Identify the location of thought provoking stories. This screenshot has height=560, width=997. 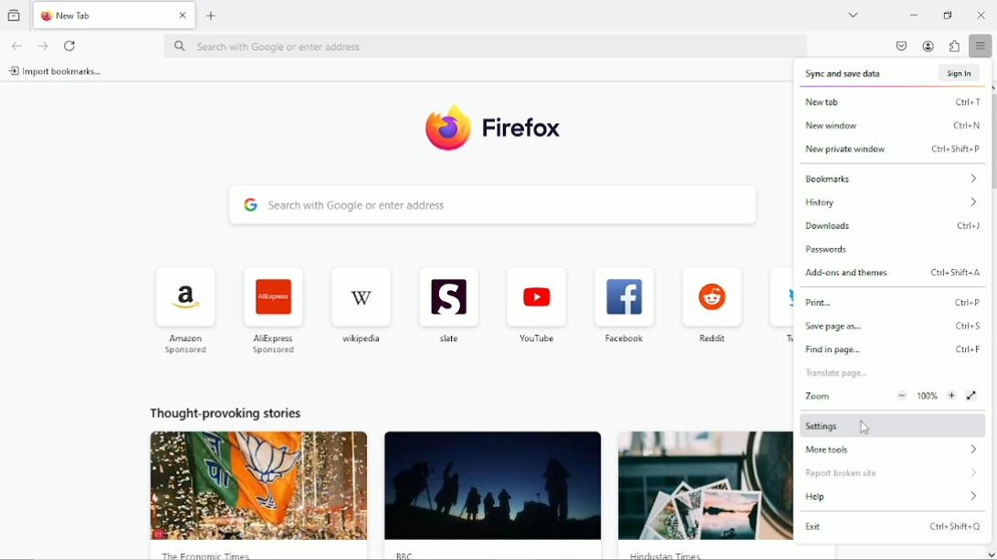
(219, 411).